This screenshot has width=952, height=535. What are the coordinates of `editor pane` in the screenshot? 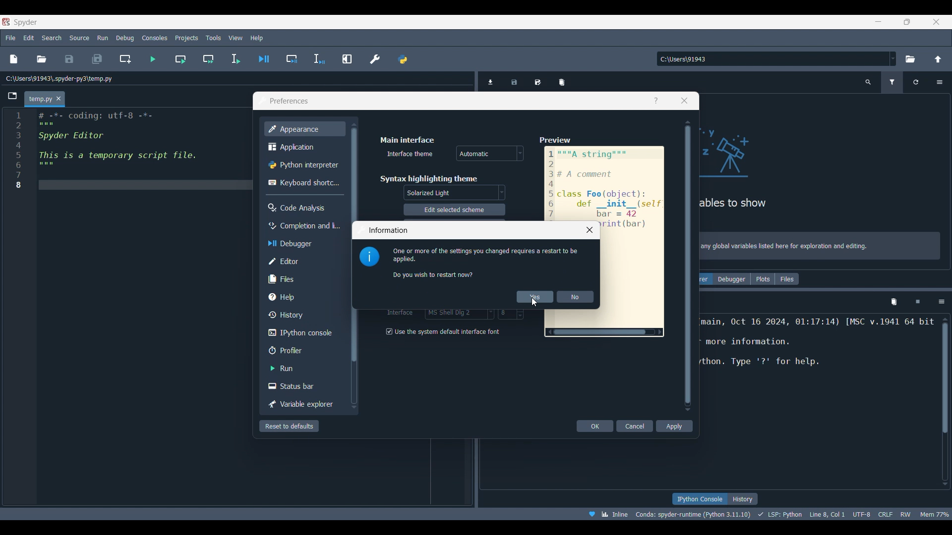 It's located at (141, 150).